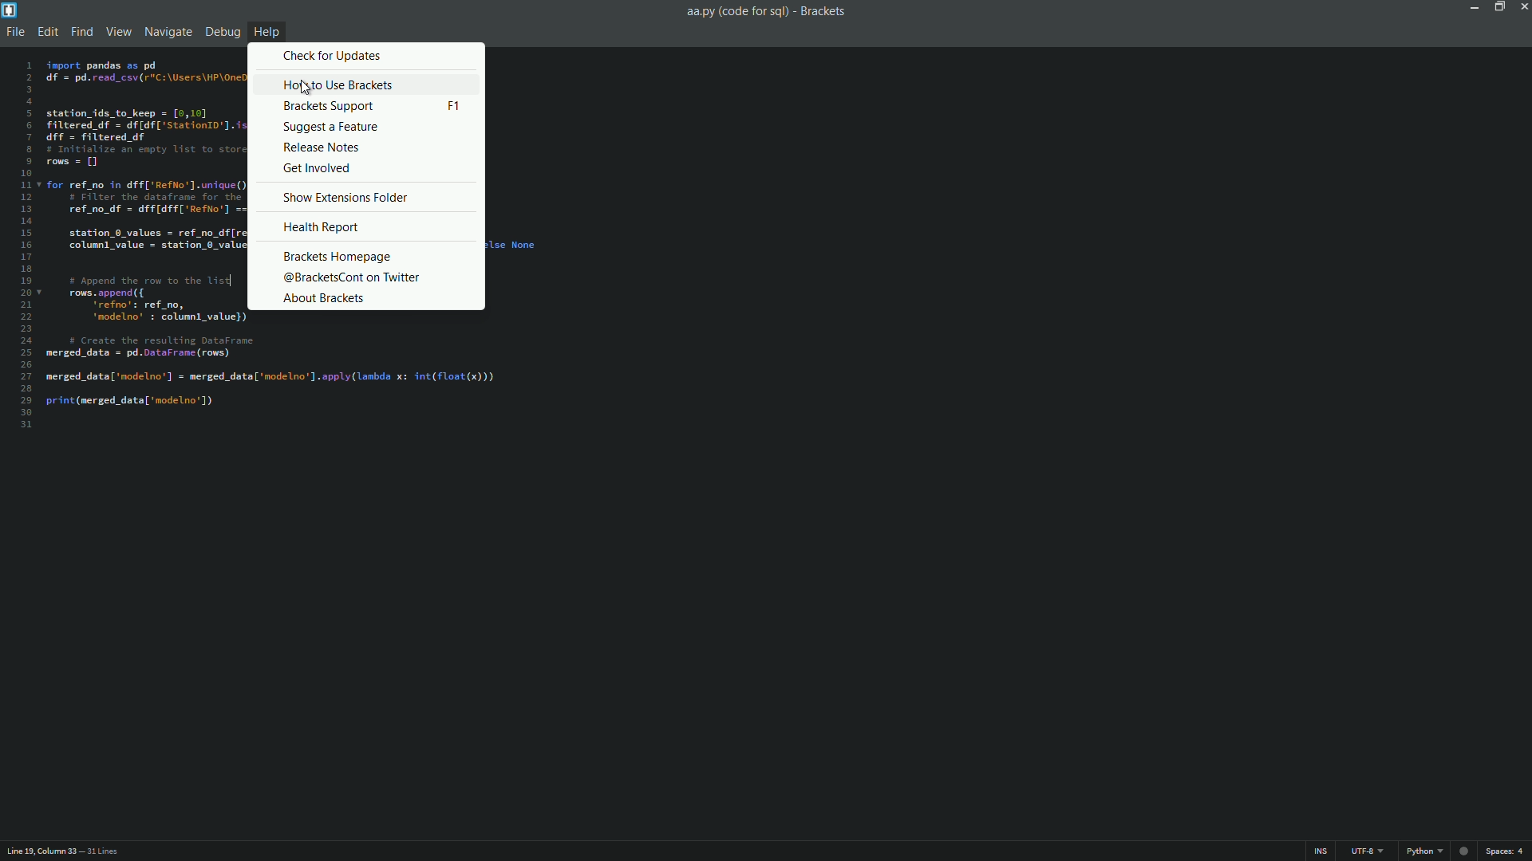 The height and width of the screenshot is (861, 1532). What do you see at coordinates (168, 32) in the screenshot?
I see `navigate menu` at bounding box center [168, 32].